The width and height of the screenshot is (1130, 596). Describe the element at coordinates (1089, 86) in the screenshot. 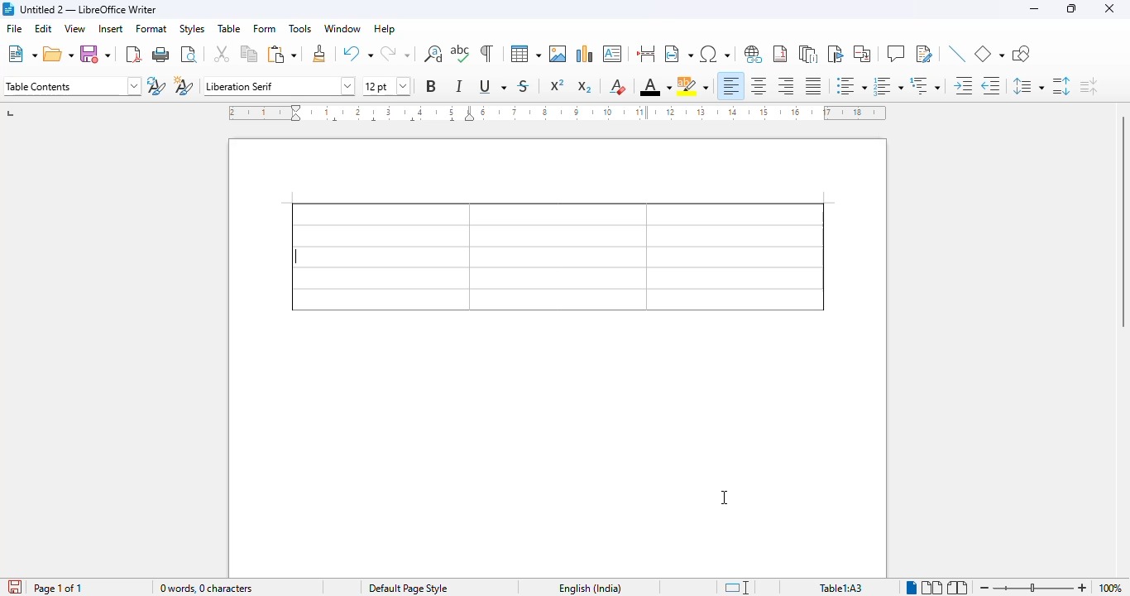

I see `decrease paragraph spacing` at that location.